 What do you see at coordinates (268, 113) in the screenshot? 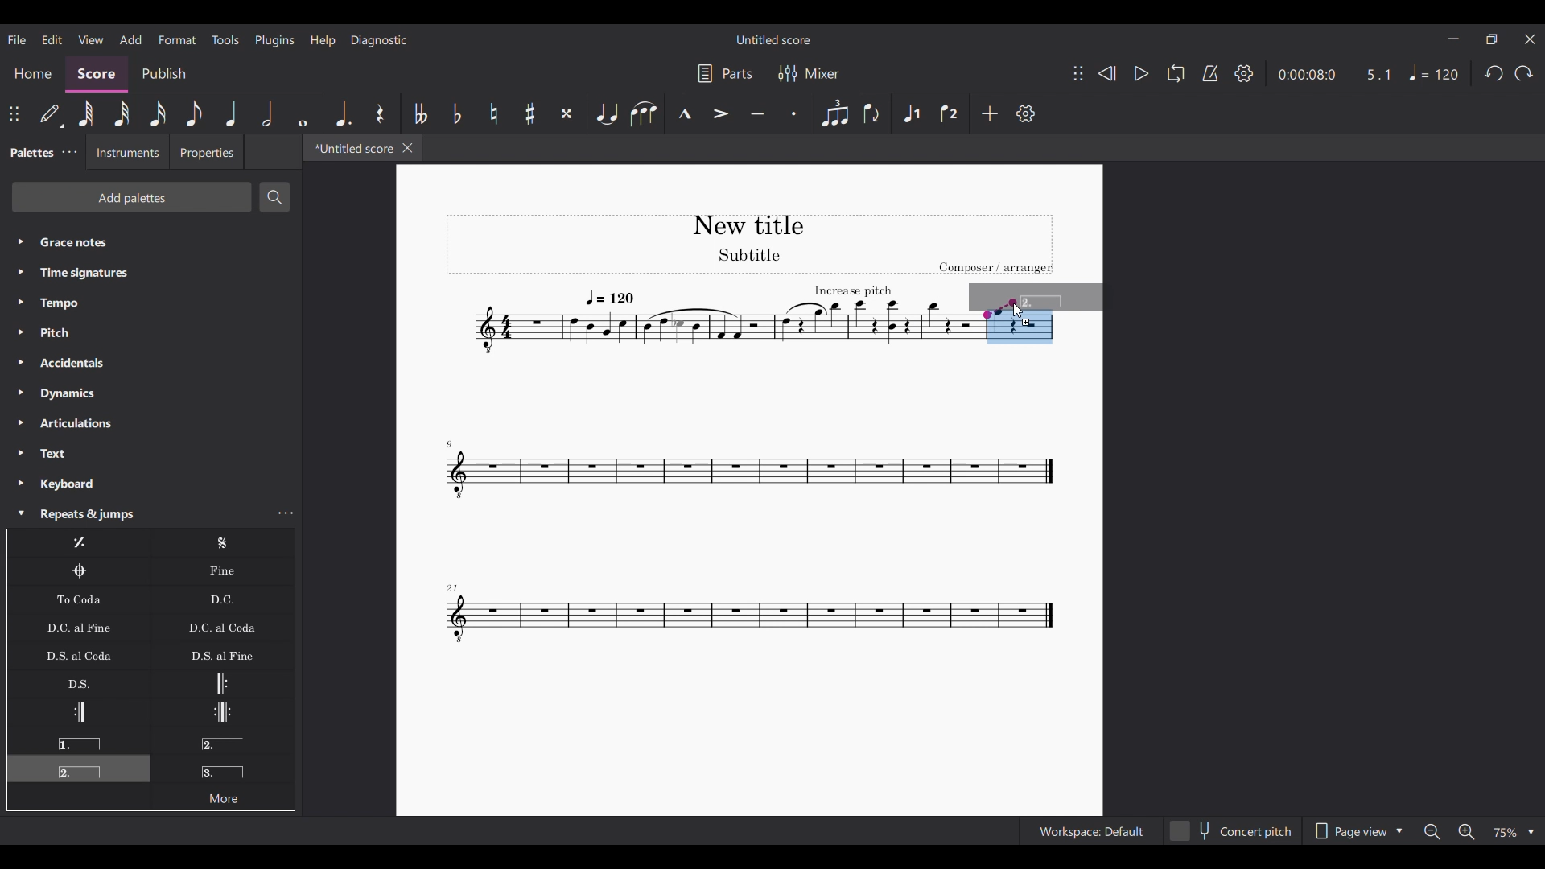
I see `Half note` at bounding box center [268, 113].